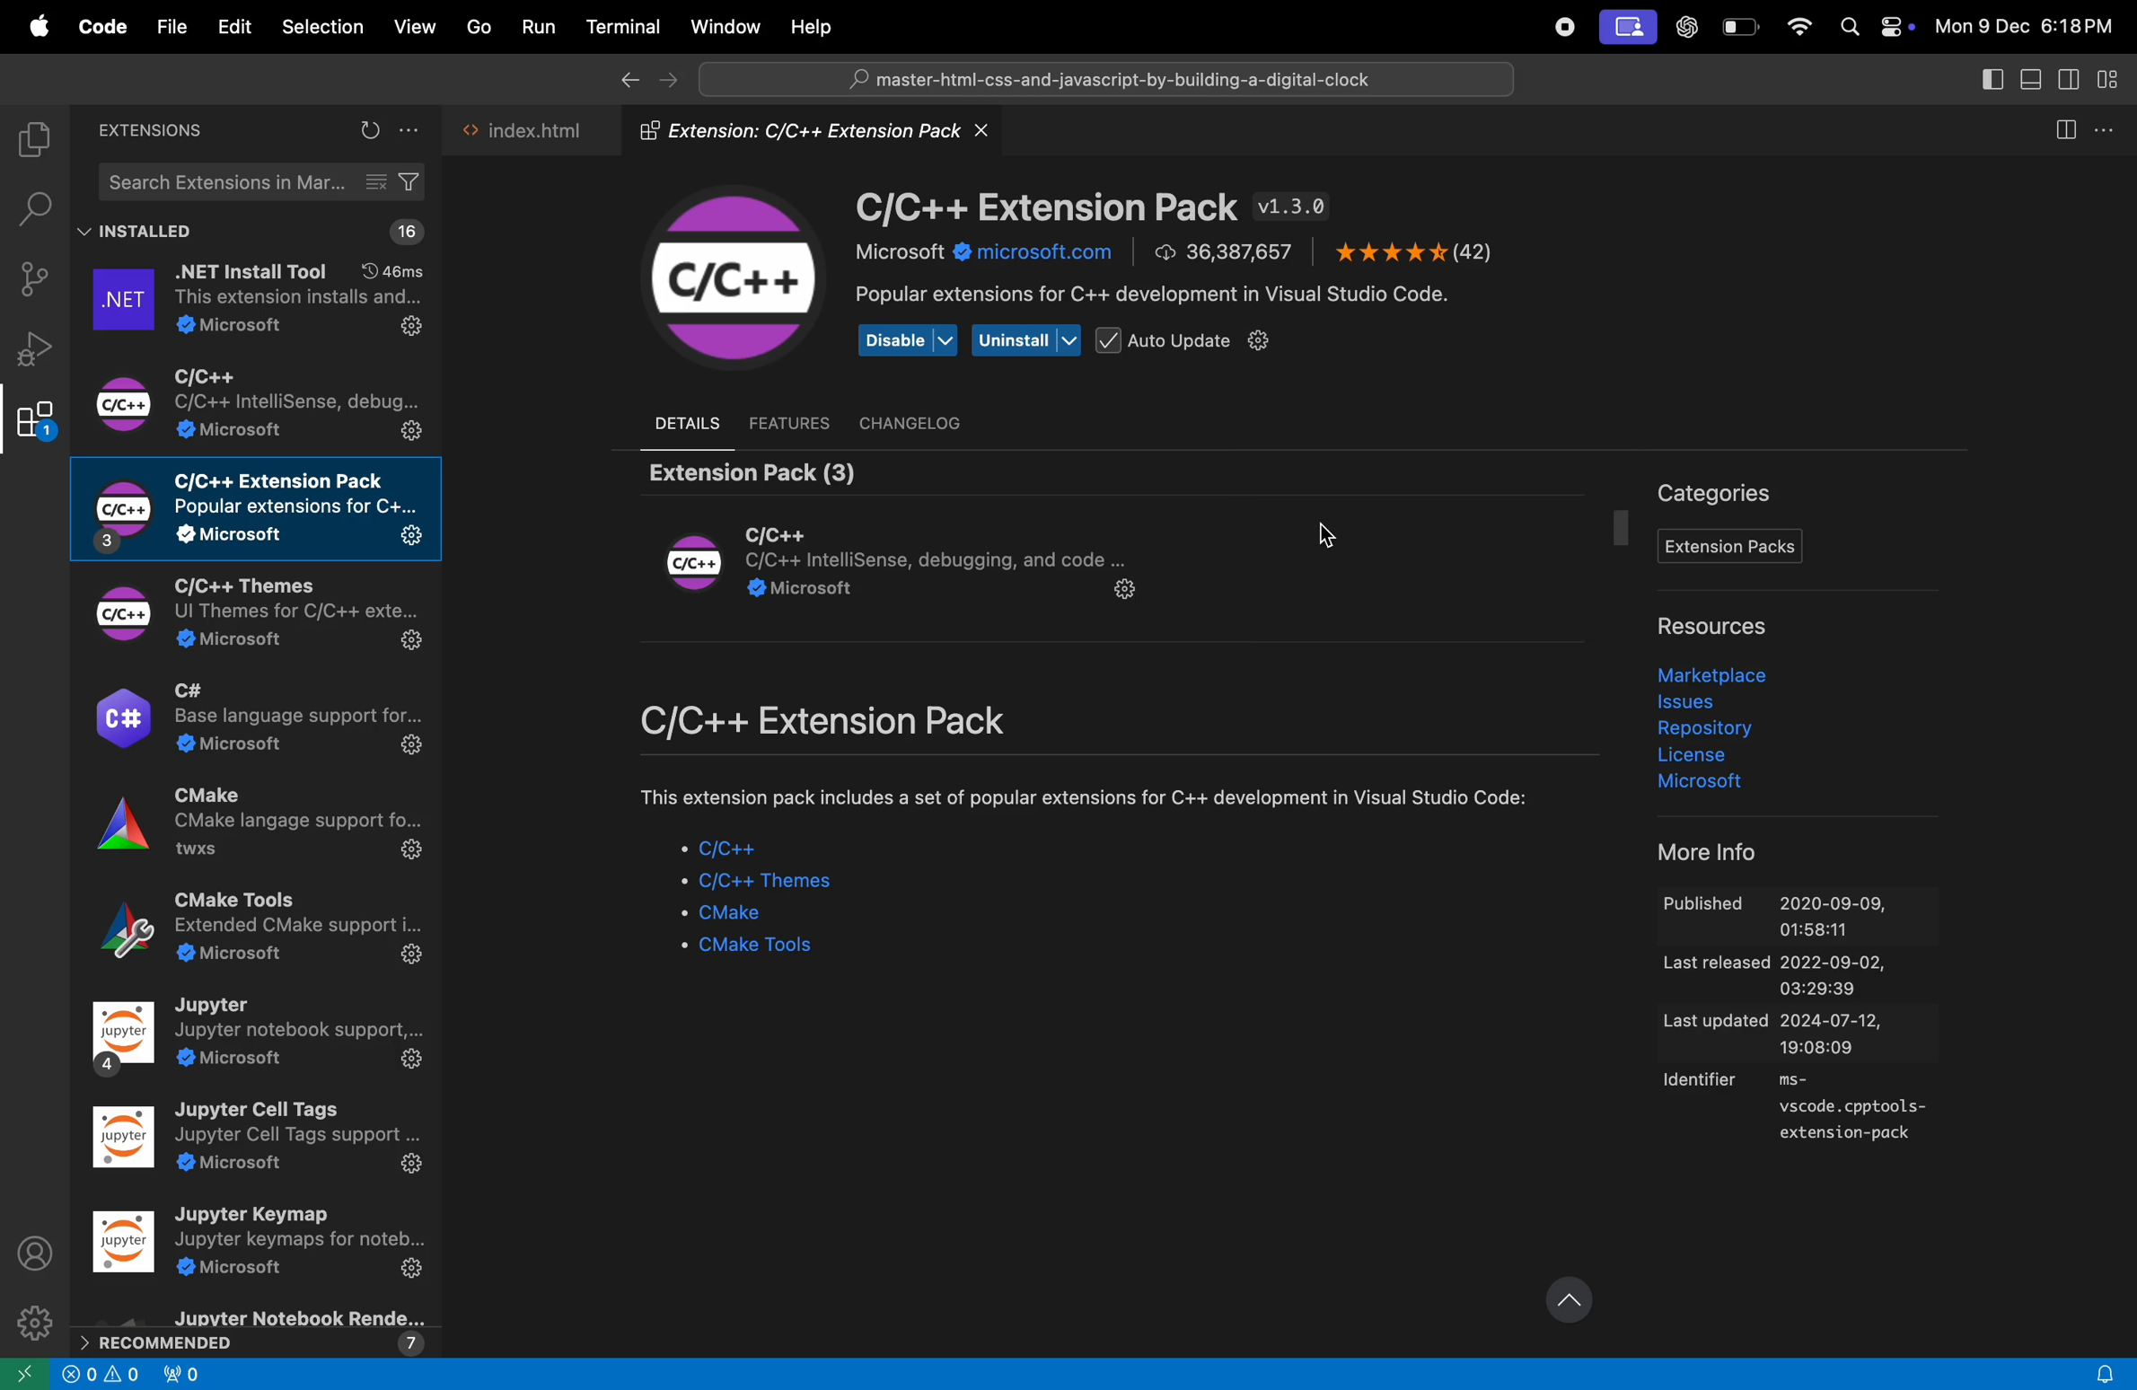 The image size is (2137, 1390). What do you see at coordinates (32, 206) in the screenshot?
I see `search bar` at bounding box center [32, 206].